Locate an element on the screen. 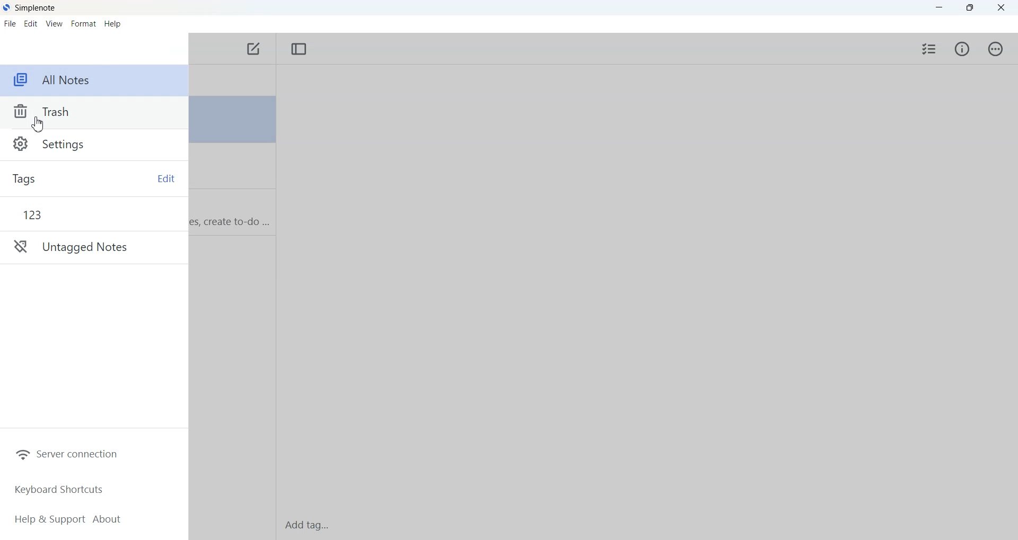 The height and width of the screenshot is (540, 1018). Keyboards Shortcuts is located at coordinates (59, 489).